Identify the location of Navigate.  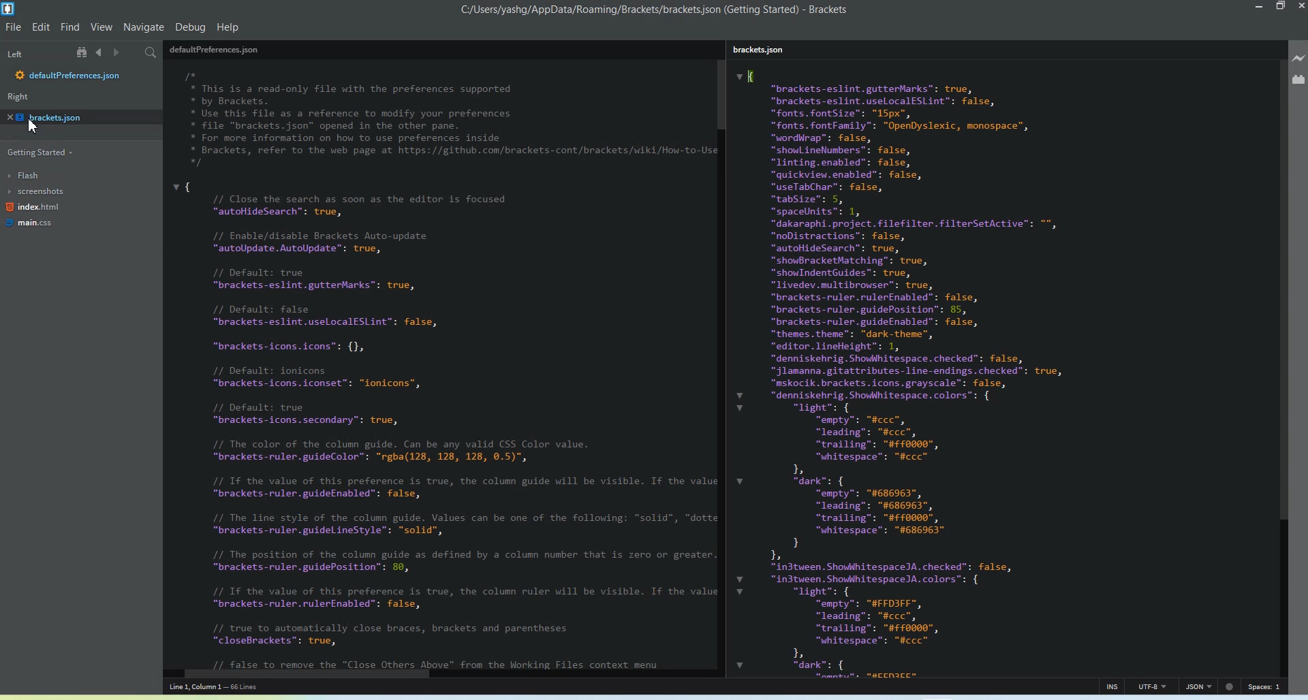
(144, 28).